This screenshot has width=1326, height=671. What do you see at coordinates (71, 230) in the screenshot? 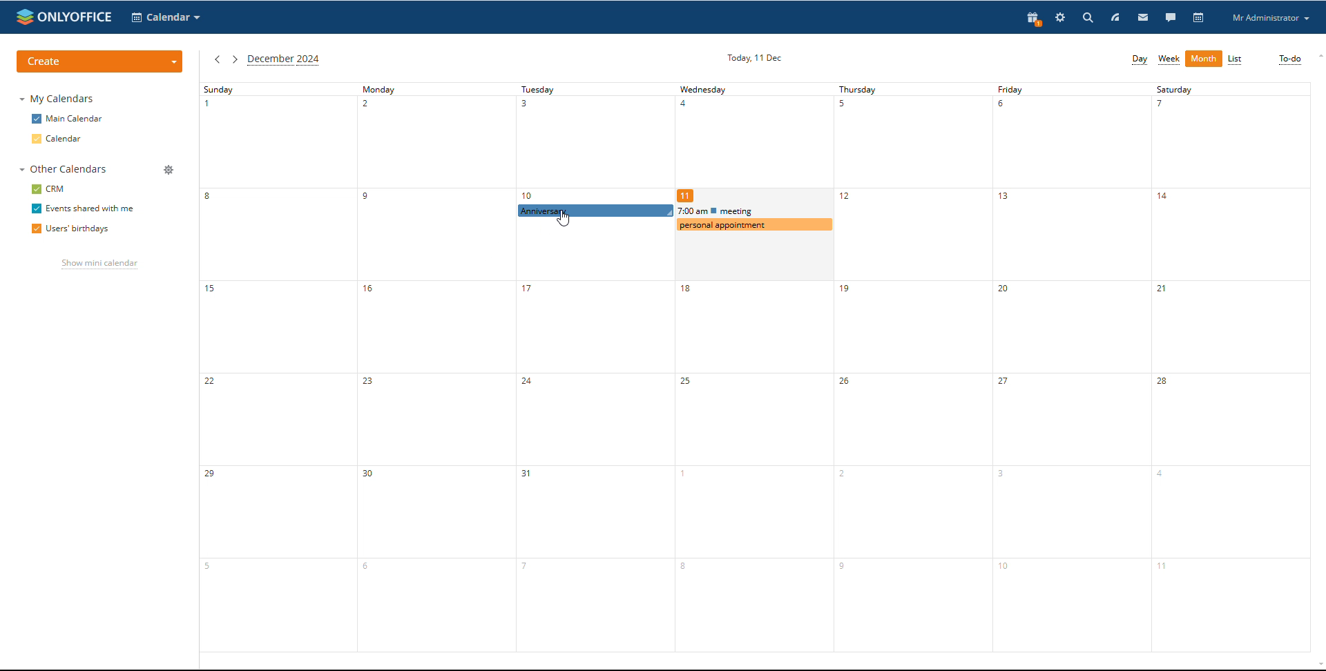
I see `users' birthdays` at bounding box center [71, 230].